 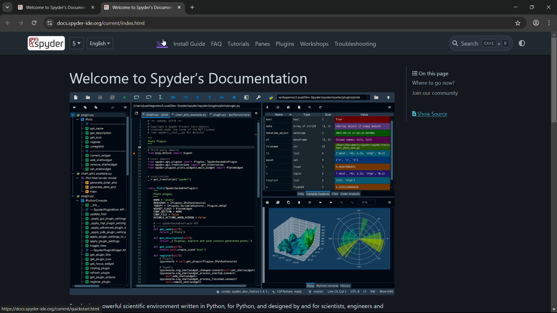 What do you see at coordinates (180, 7) in the screenshot?
I see `close tab` at bounding box center [180, 7].